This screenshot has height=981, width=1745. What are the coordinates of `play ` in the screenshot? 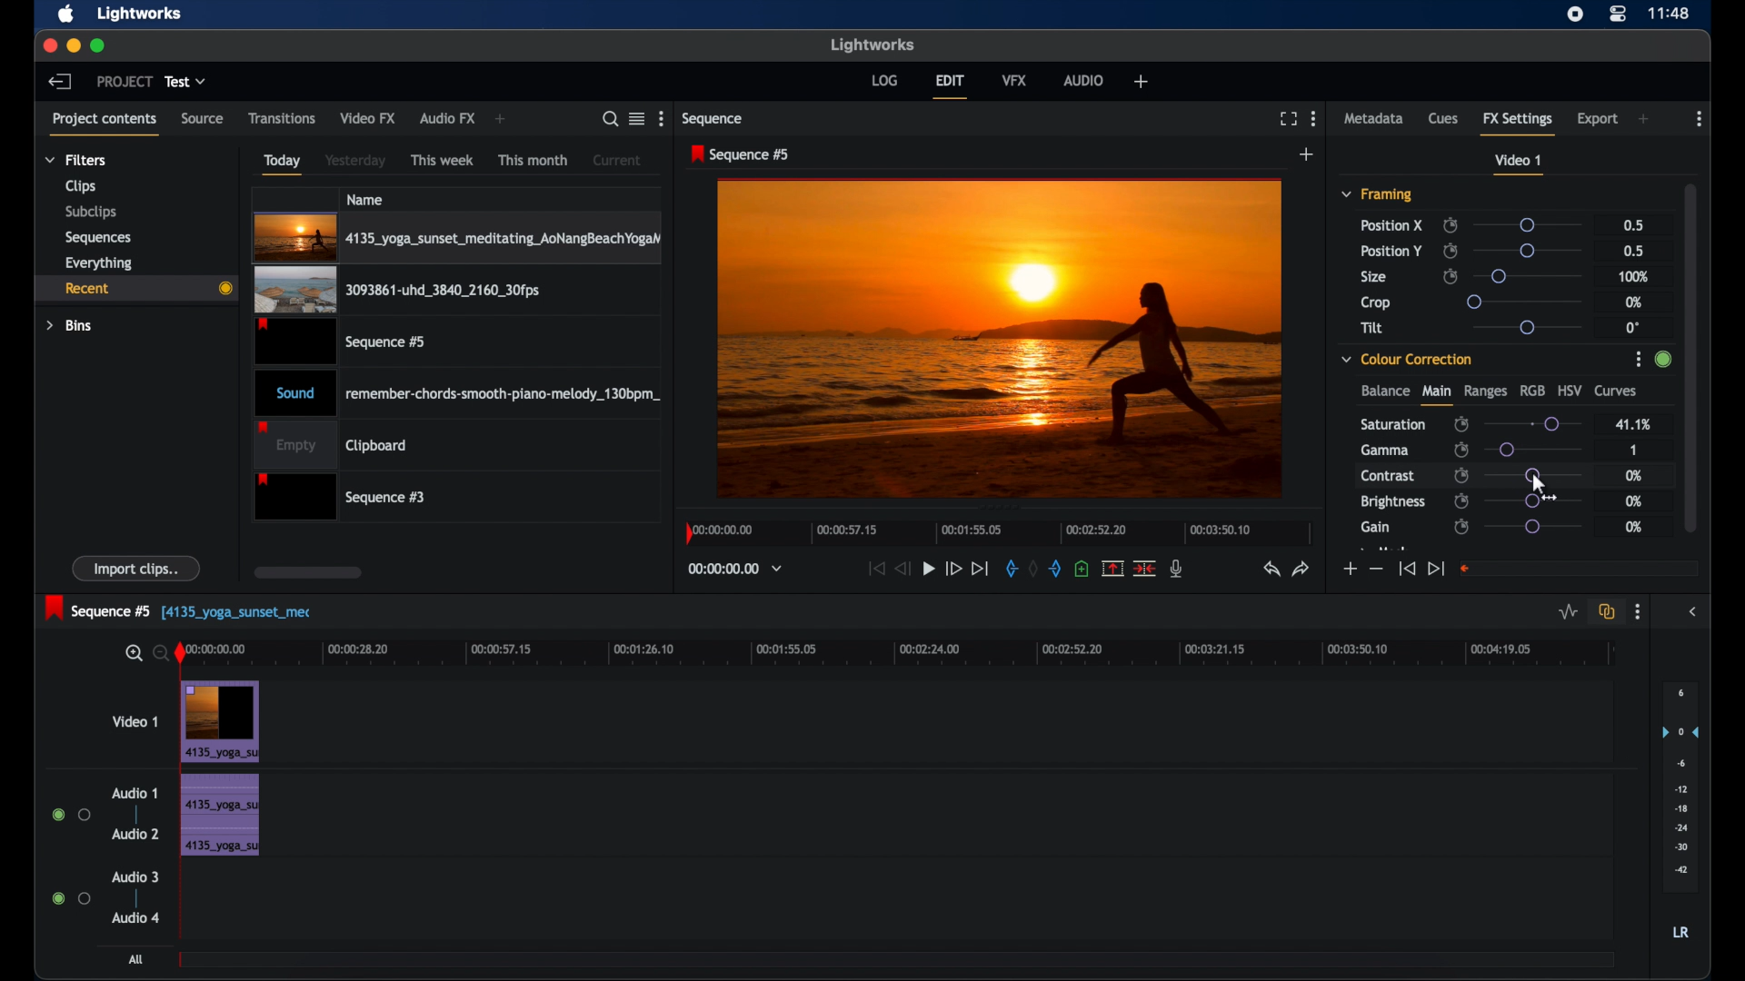 It's located at (929, 569).